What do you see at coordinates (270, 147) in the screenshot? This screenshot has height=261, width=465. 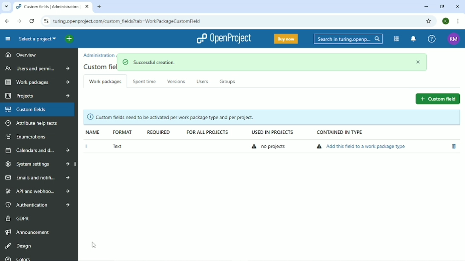 I see `no projects` at bounding box center [270, 147].